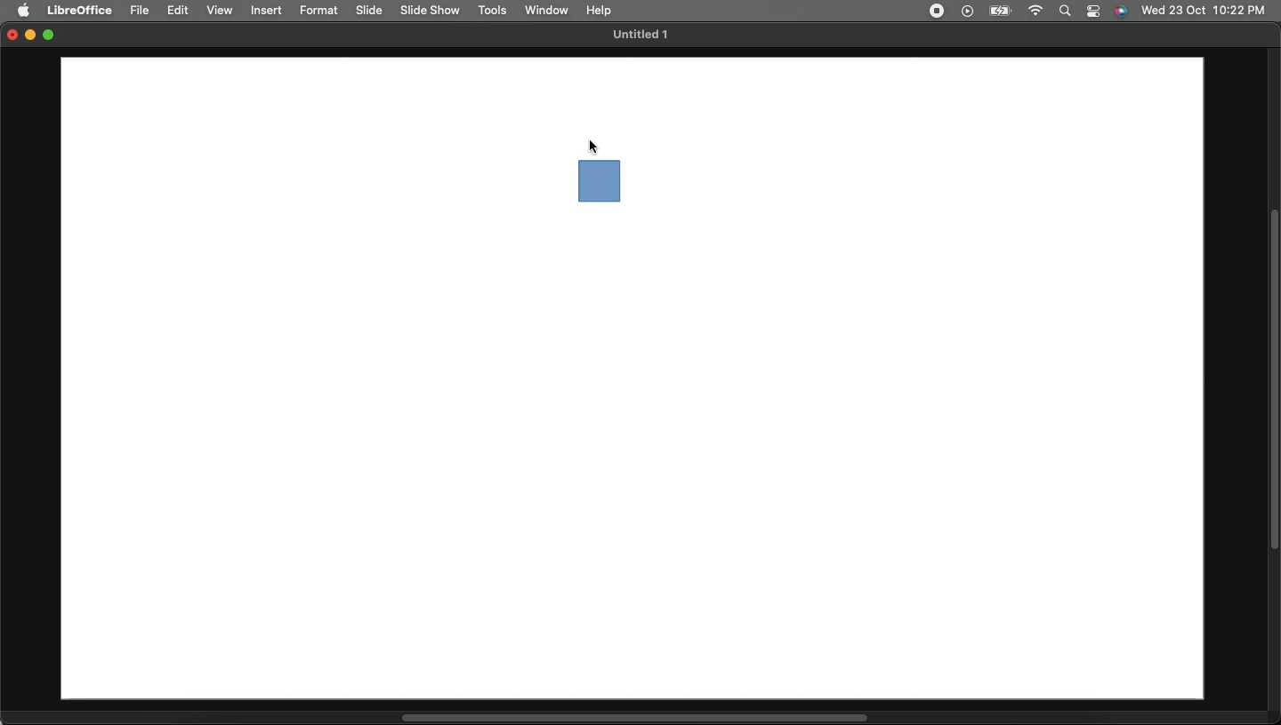 This screenshot has height=725, width=1281. I want to click on LibreOffice, so click(80, 8).